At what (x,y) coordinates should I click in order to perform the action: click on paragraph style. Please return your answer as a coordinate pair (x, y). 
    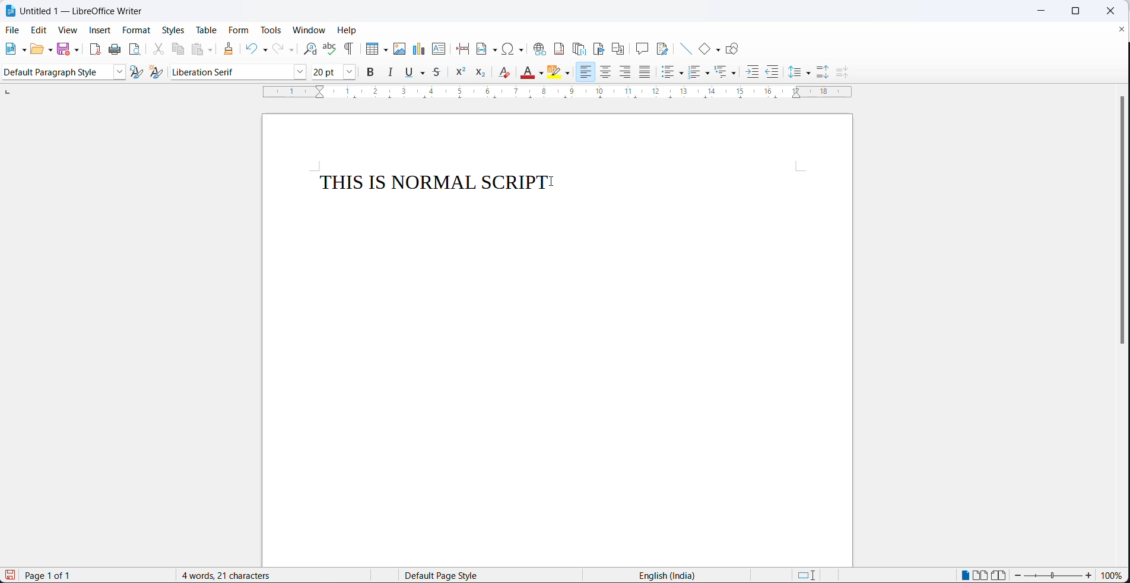
    Looking at the image, I should click on (121, 72).